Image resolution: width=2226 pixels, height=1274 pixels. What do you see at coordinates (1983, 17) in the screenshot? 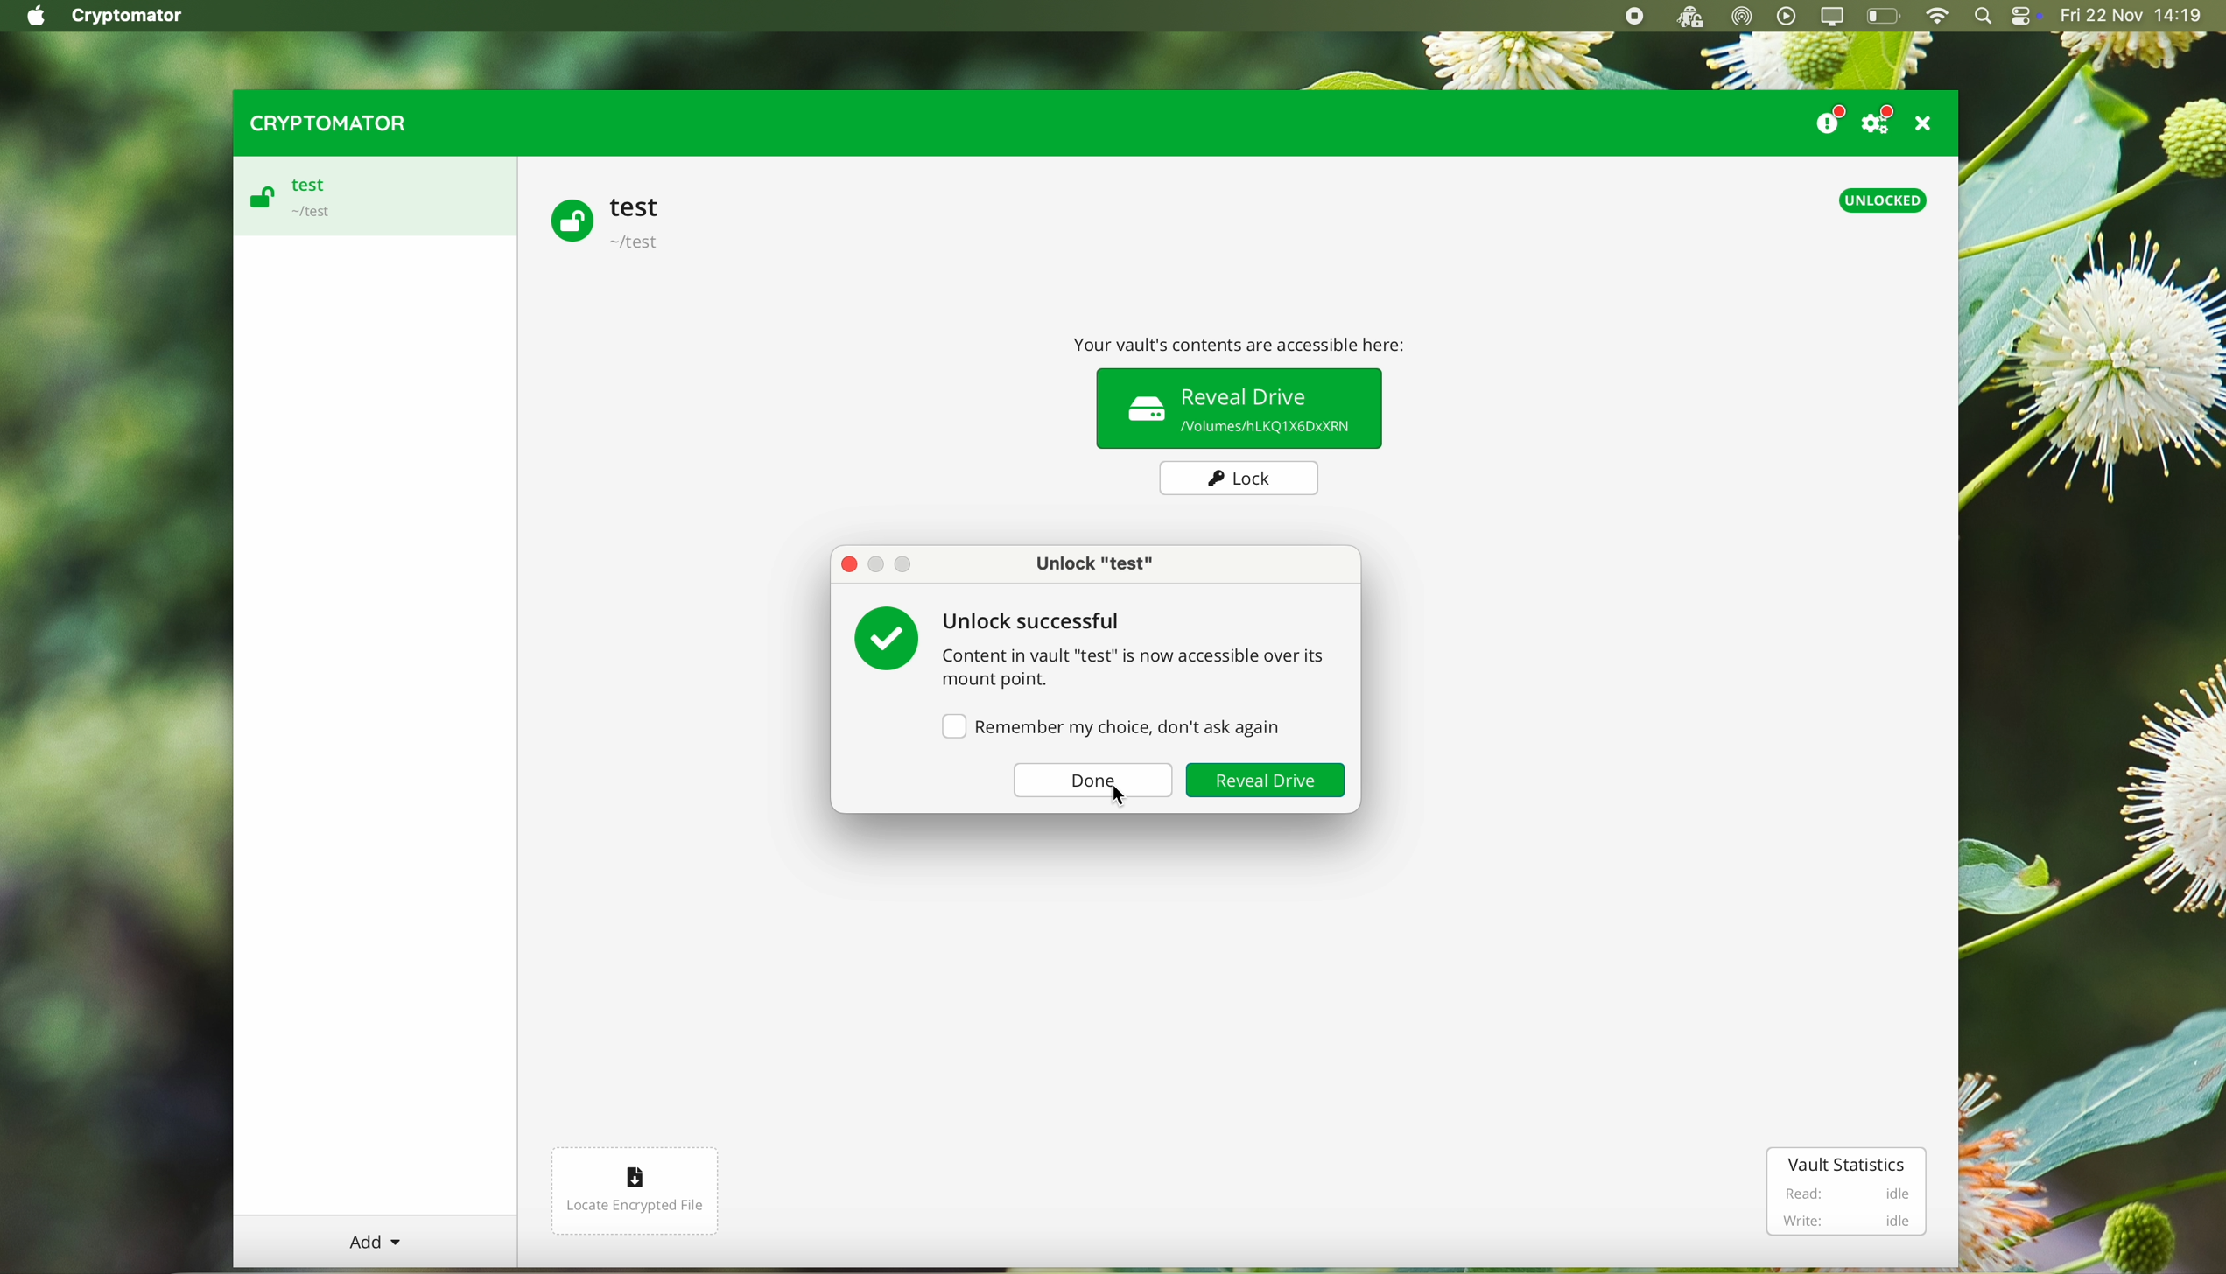
I see `spotlight search` at bounding box center [1983, 17].